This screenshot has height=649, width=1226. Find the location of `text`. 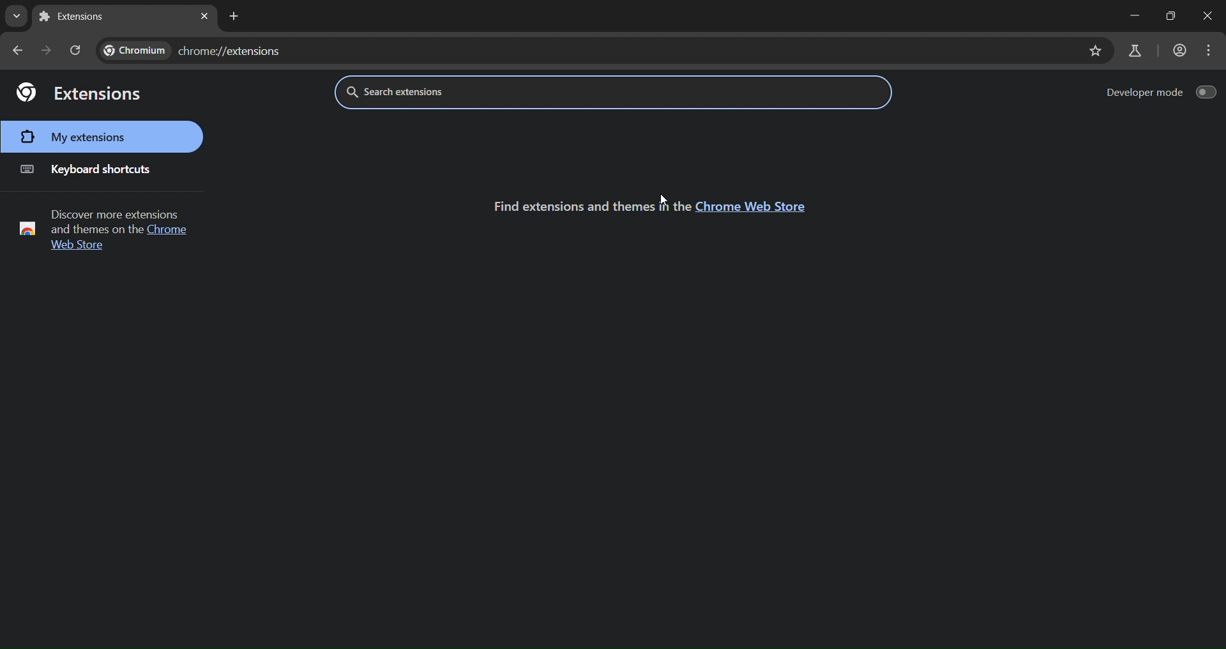

text is located at coordinates (653, 209).